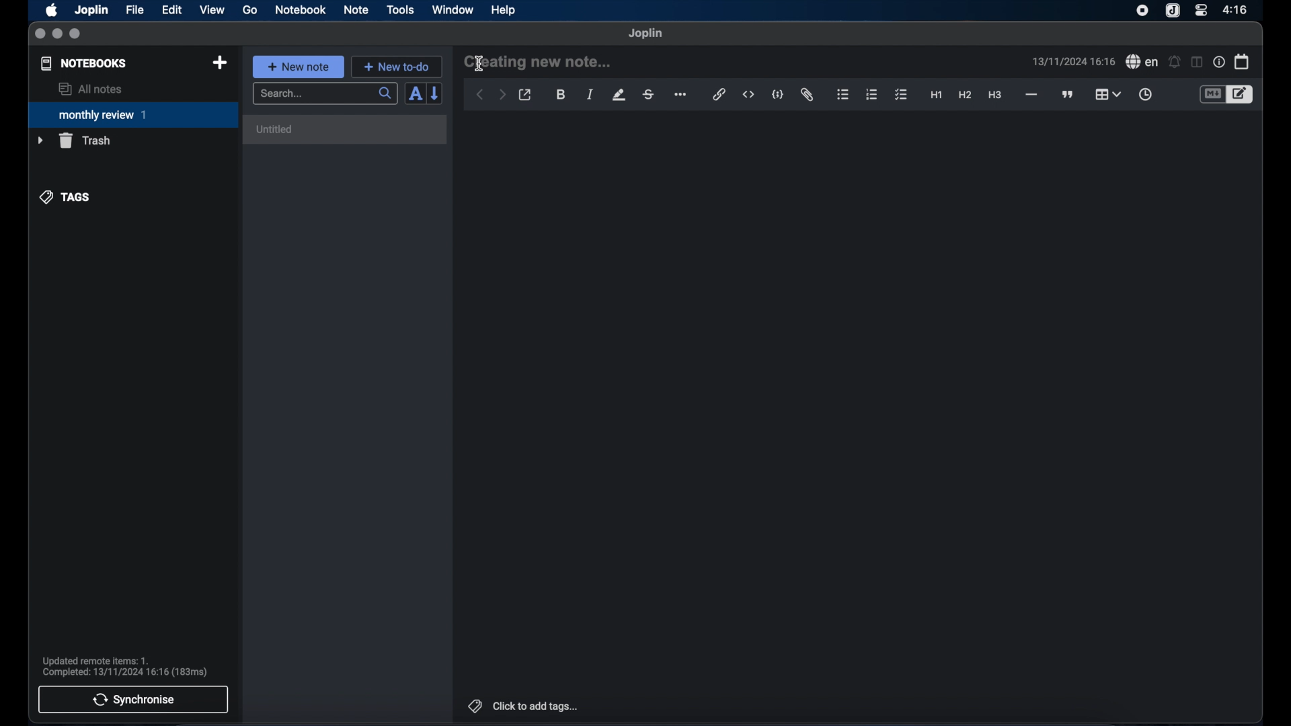 This screenshot has height=726, width=1291. Describe the element at coordinates (1107, 94) in the screenshot. I see `table` at that location.